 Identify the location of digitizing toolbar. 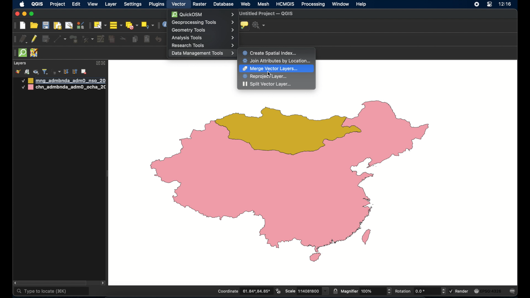
(15, 40).